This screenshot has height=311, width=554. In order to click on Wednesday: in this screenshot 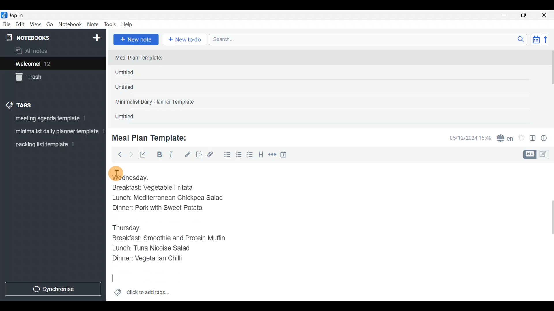, I will do `click(130, 178)`.